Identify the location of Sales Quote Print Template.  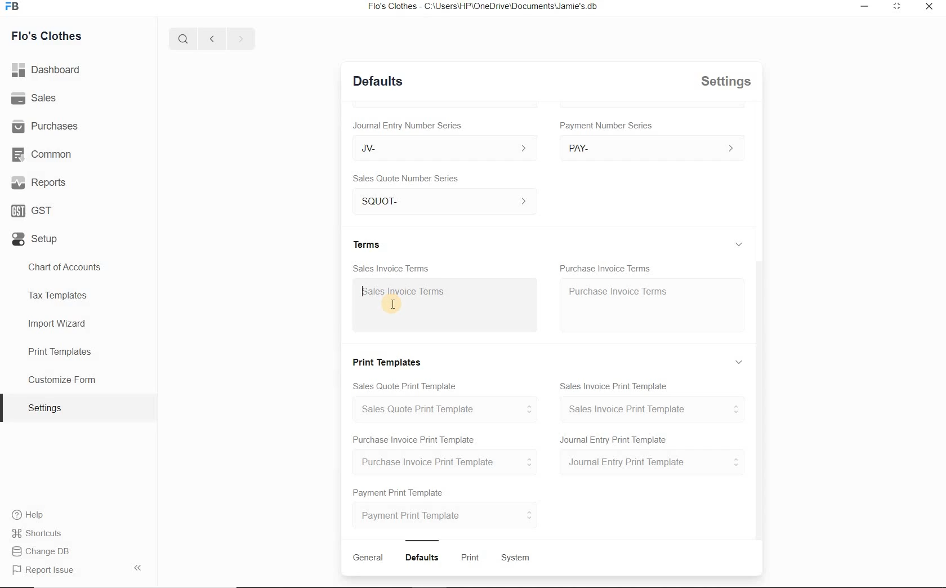
(407, 385).